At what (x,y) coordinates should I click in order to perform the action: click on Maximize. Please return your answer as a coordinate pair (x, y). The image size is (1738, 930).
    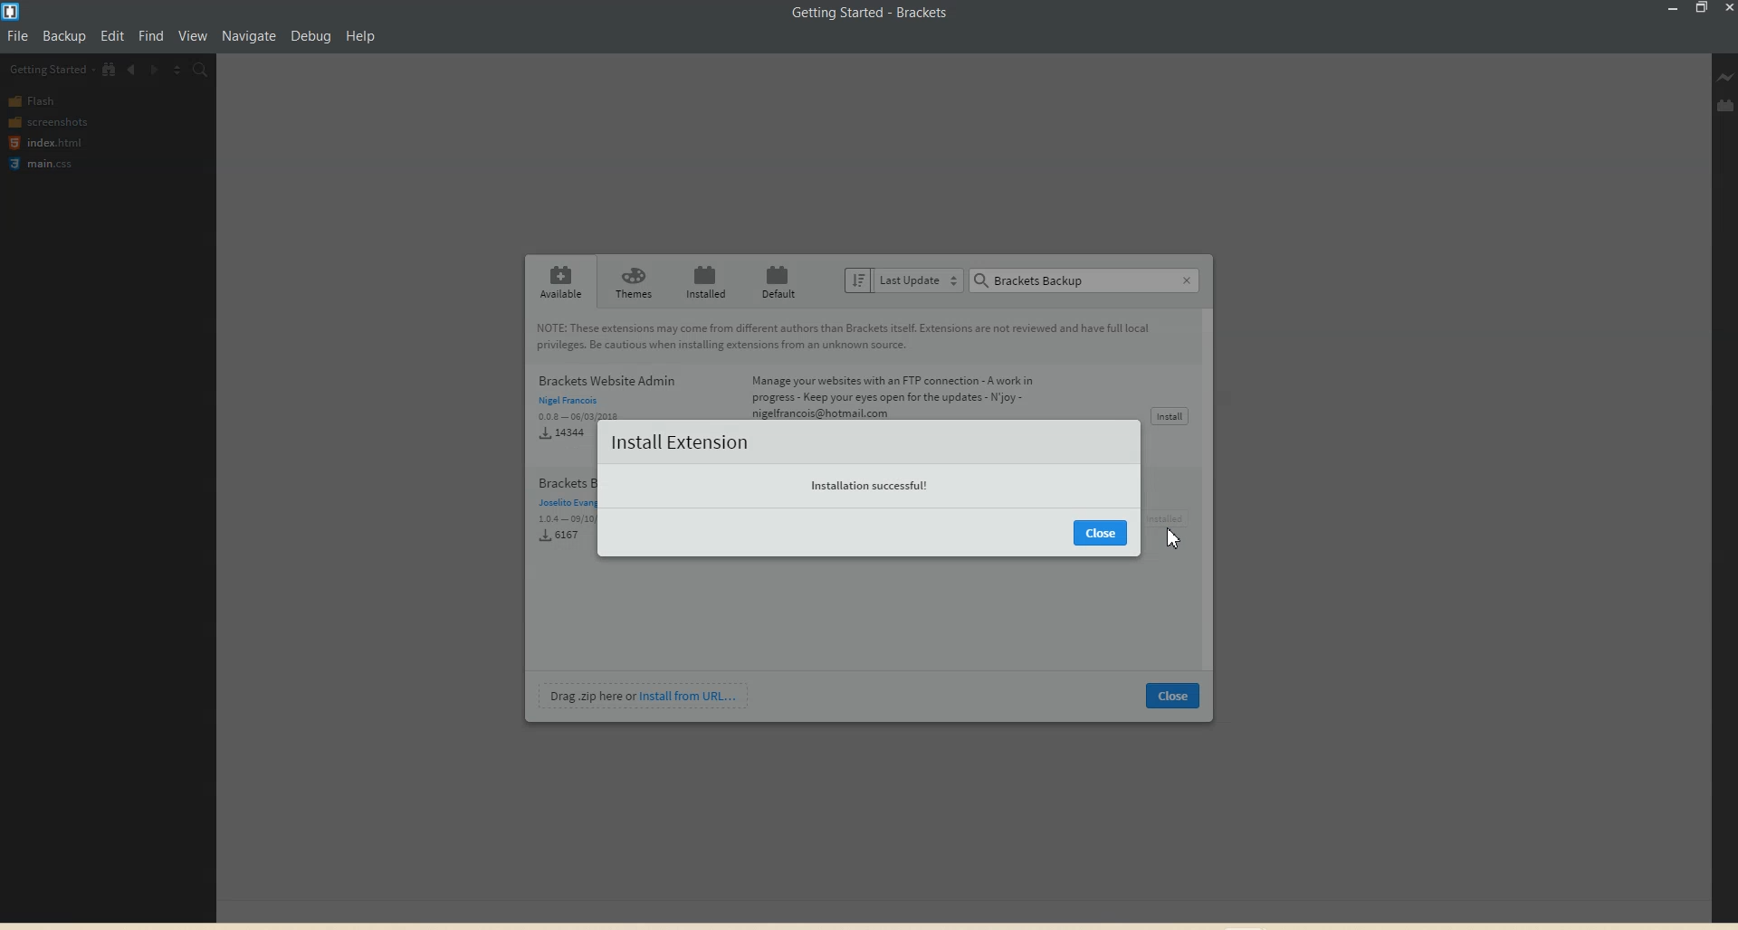
    Looking at the image, I should click on (1701, 9).